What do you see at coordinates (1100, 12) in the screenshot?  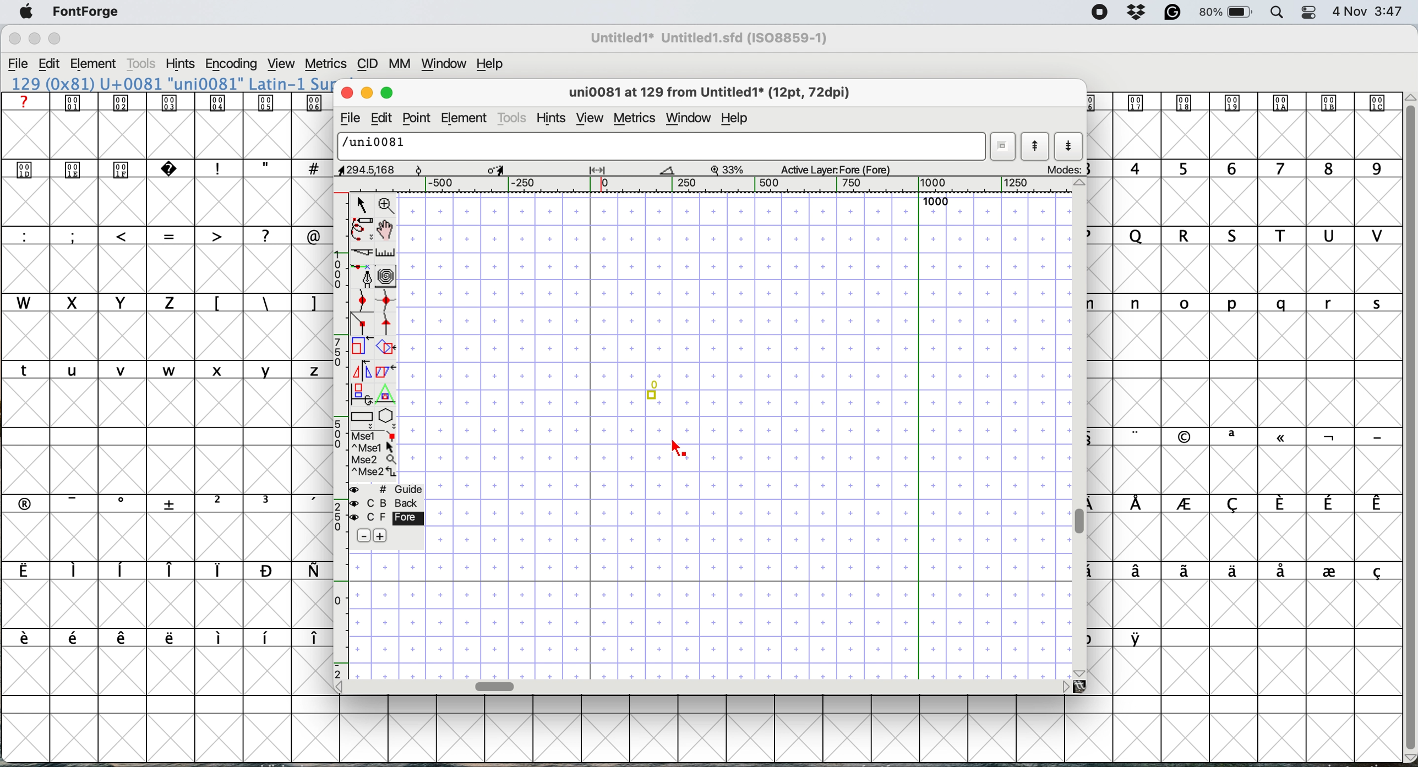 I see `Screen Recording Indicator` at bounding box center [1100, 12].